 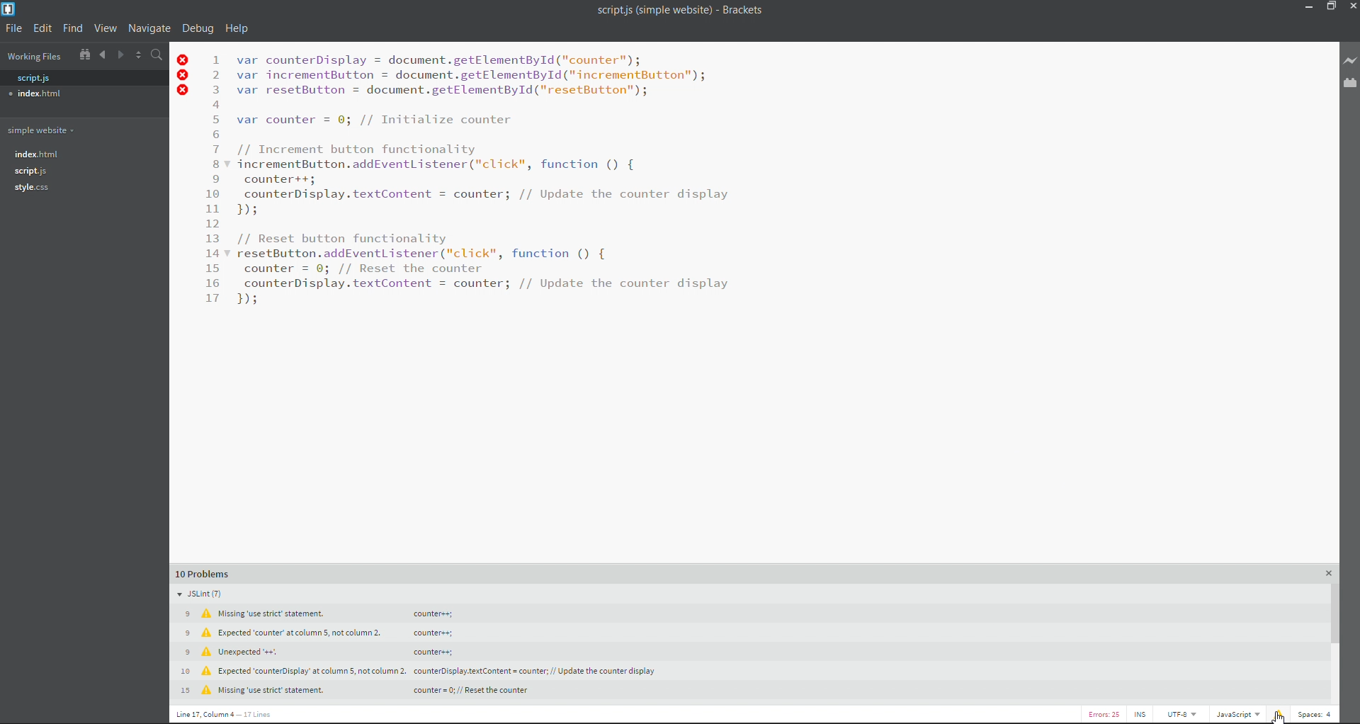 What do you see at coordinates (1351, 85) in the screenshot?
I see `extension manager` at bounding box center [1351, 85].